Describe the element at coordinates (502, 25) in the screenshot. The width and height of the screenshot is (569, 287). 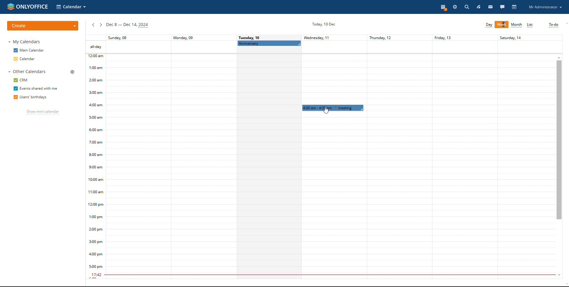
I see `week view` at that location.